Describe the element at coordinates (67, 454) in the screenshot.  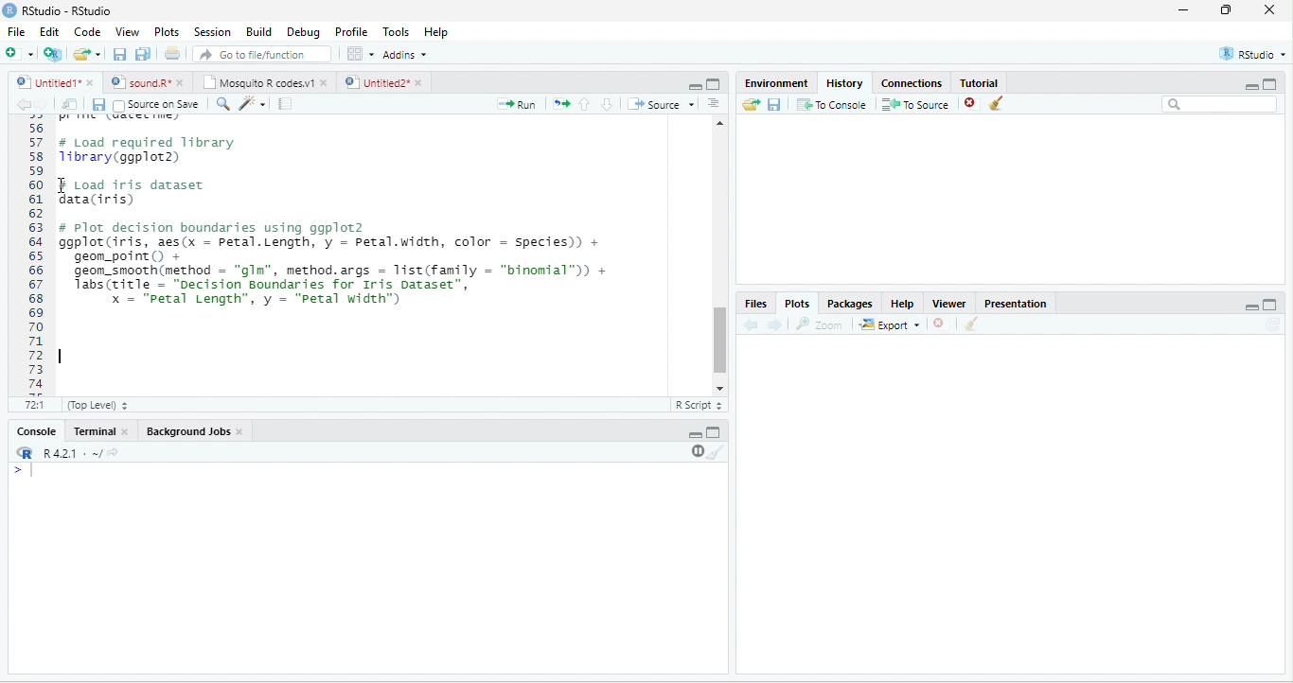
I see `R.4.2.1 .~/` at that location.